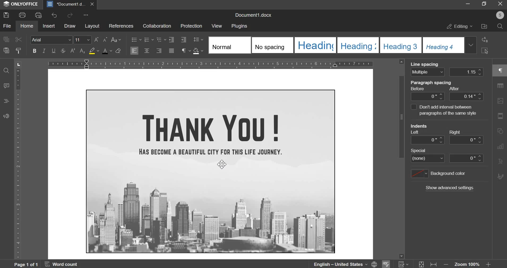 The image size is (507, 268). I want to click on numbering, so click(148, 40).